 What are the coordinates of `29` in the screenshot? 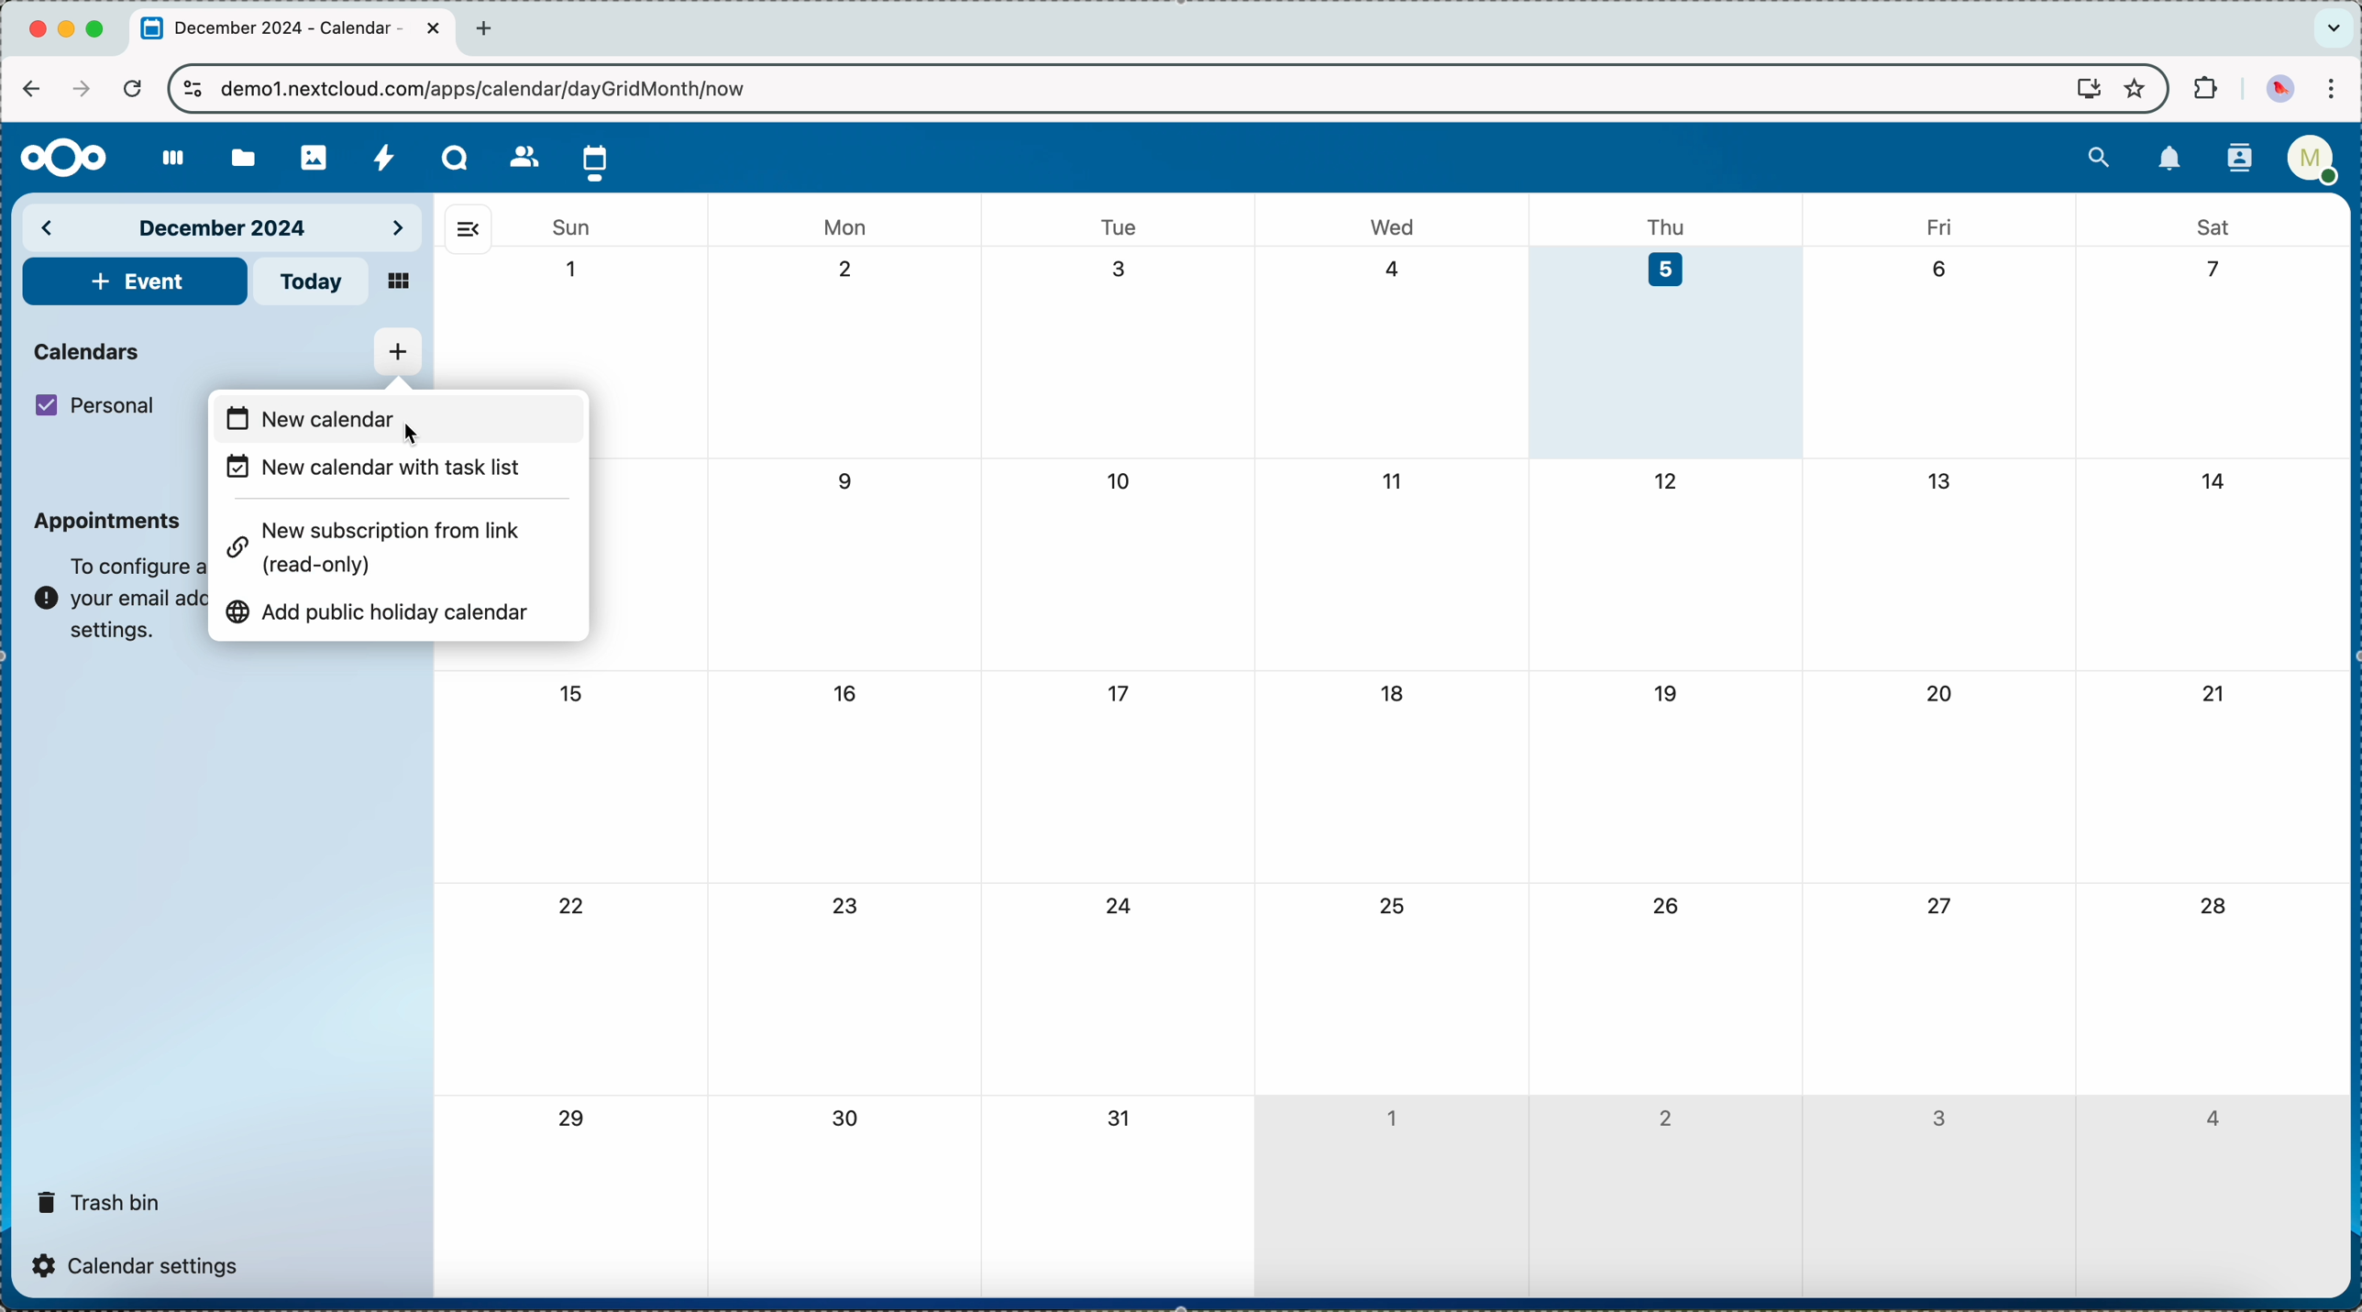 It's located at (568, 1119).